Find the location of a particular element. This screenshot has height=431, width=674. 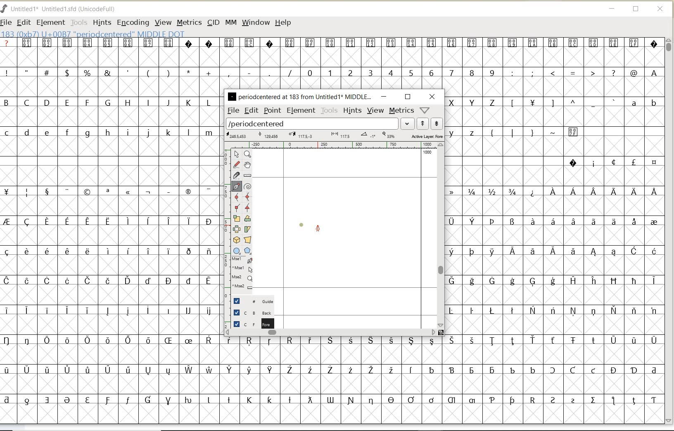

FontForge Logo is located at coordinates (5, 8).